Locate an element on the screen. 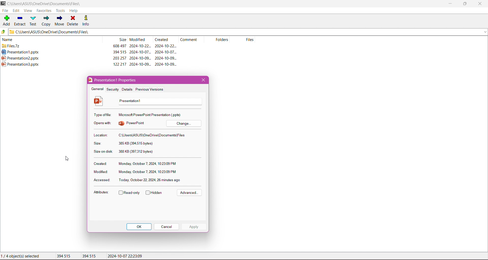  Help is located at coordinates (74, 10).